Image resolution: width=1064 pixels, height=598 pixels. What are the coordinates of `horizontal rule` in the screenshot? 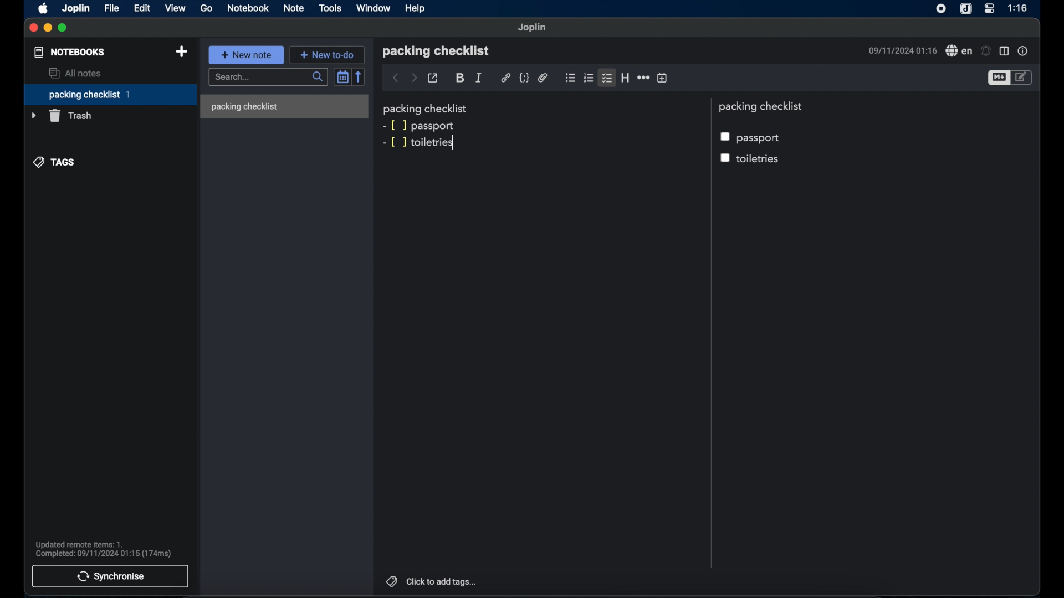 It's located at (643, 78).